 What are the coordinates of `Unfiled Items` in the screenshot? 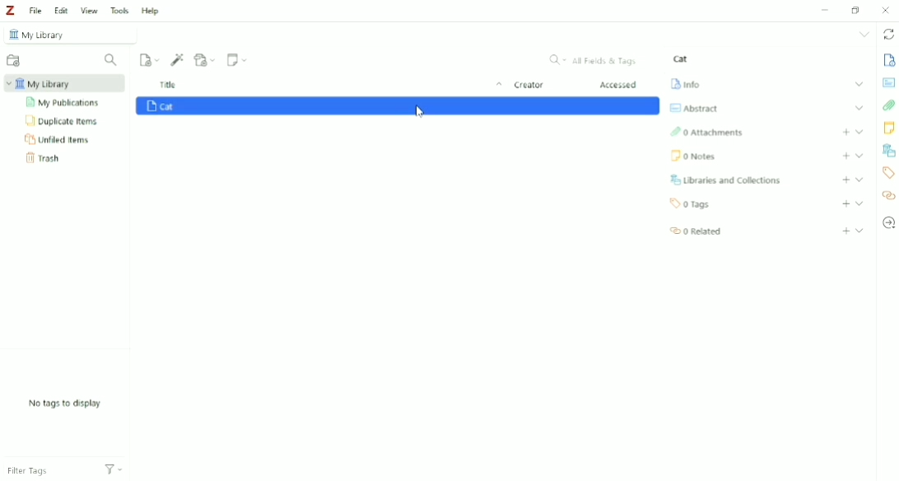 It's located at (58, 138).